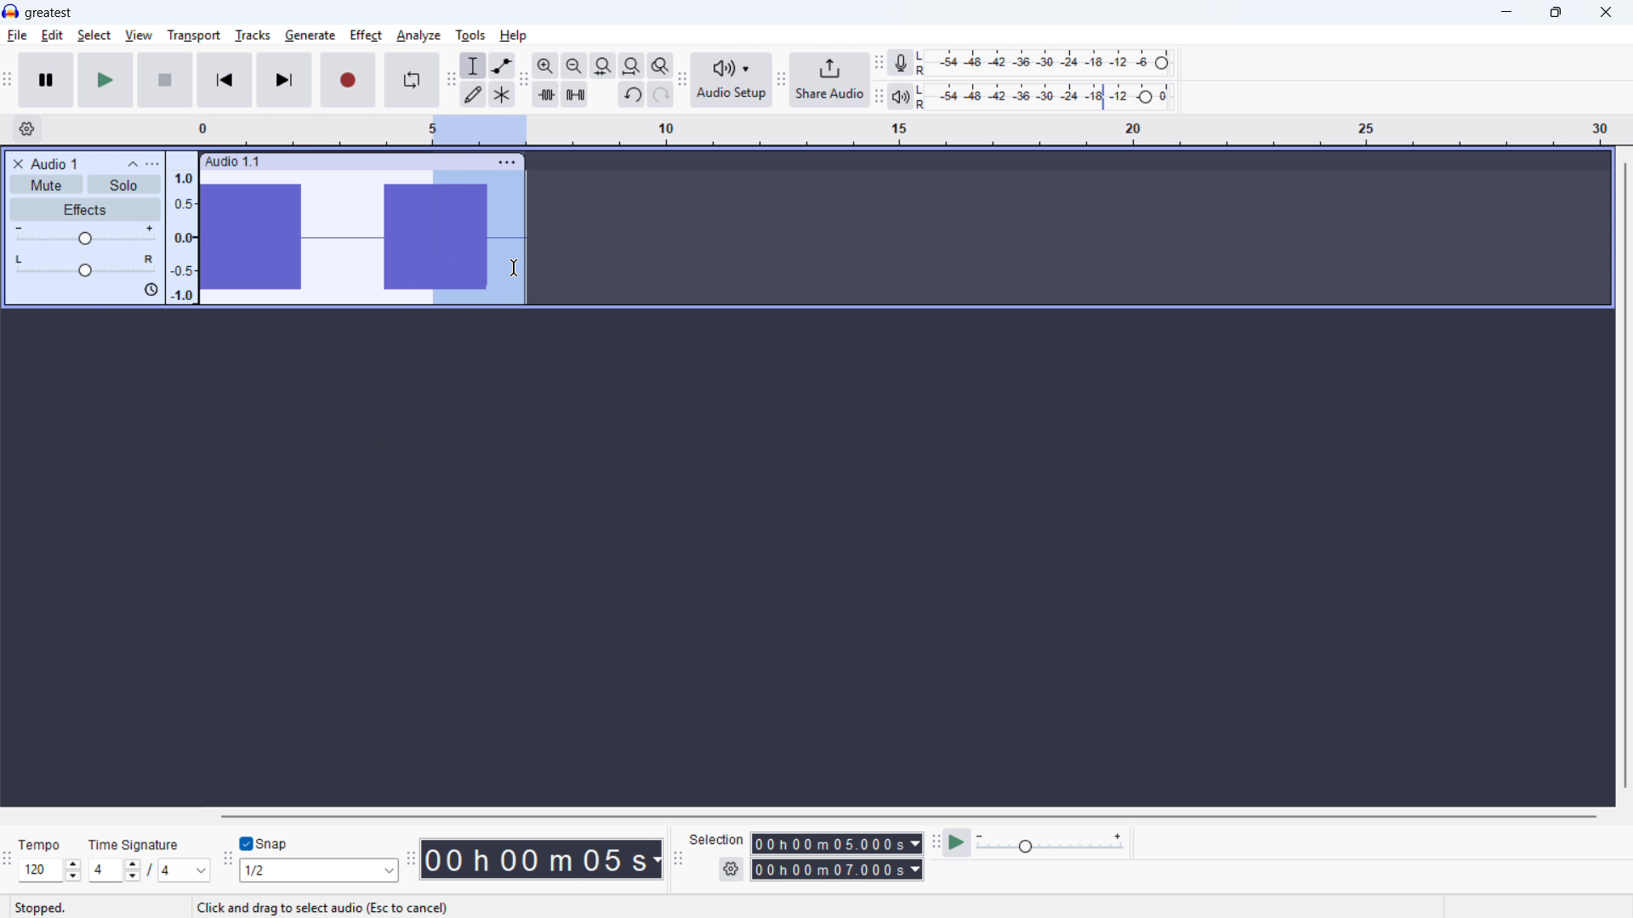 This screenshot has height=918, width=1633. Describe the element at coordinates (1556, 13) in the screenshot. I see `Maximize ` at that location.